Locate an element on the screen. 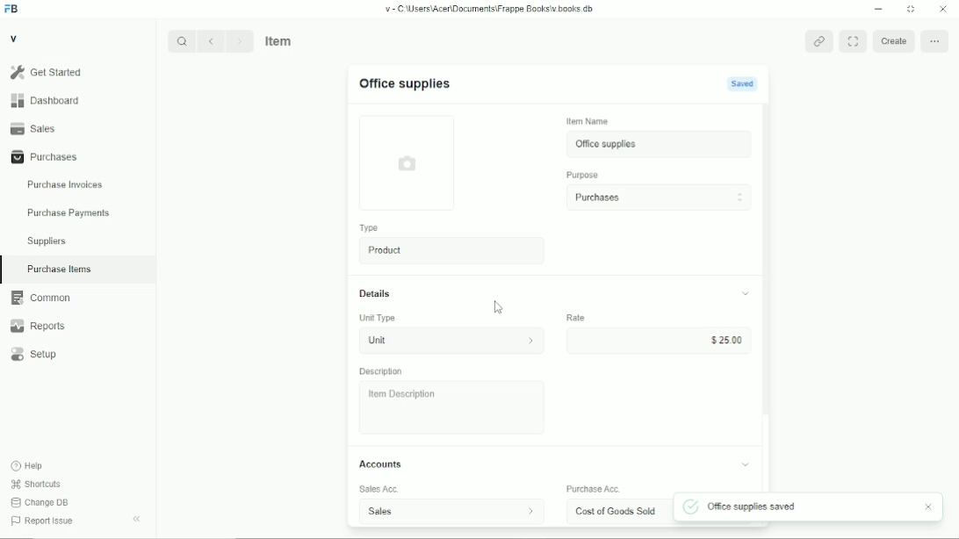 The height and width of the screenshot is (539, 959). sales acc. is located at coordinates (379, 489).